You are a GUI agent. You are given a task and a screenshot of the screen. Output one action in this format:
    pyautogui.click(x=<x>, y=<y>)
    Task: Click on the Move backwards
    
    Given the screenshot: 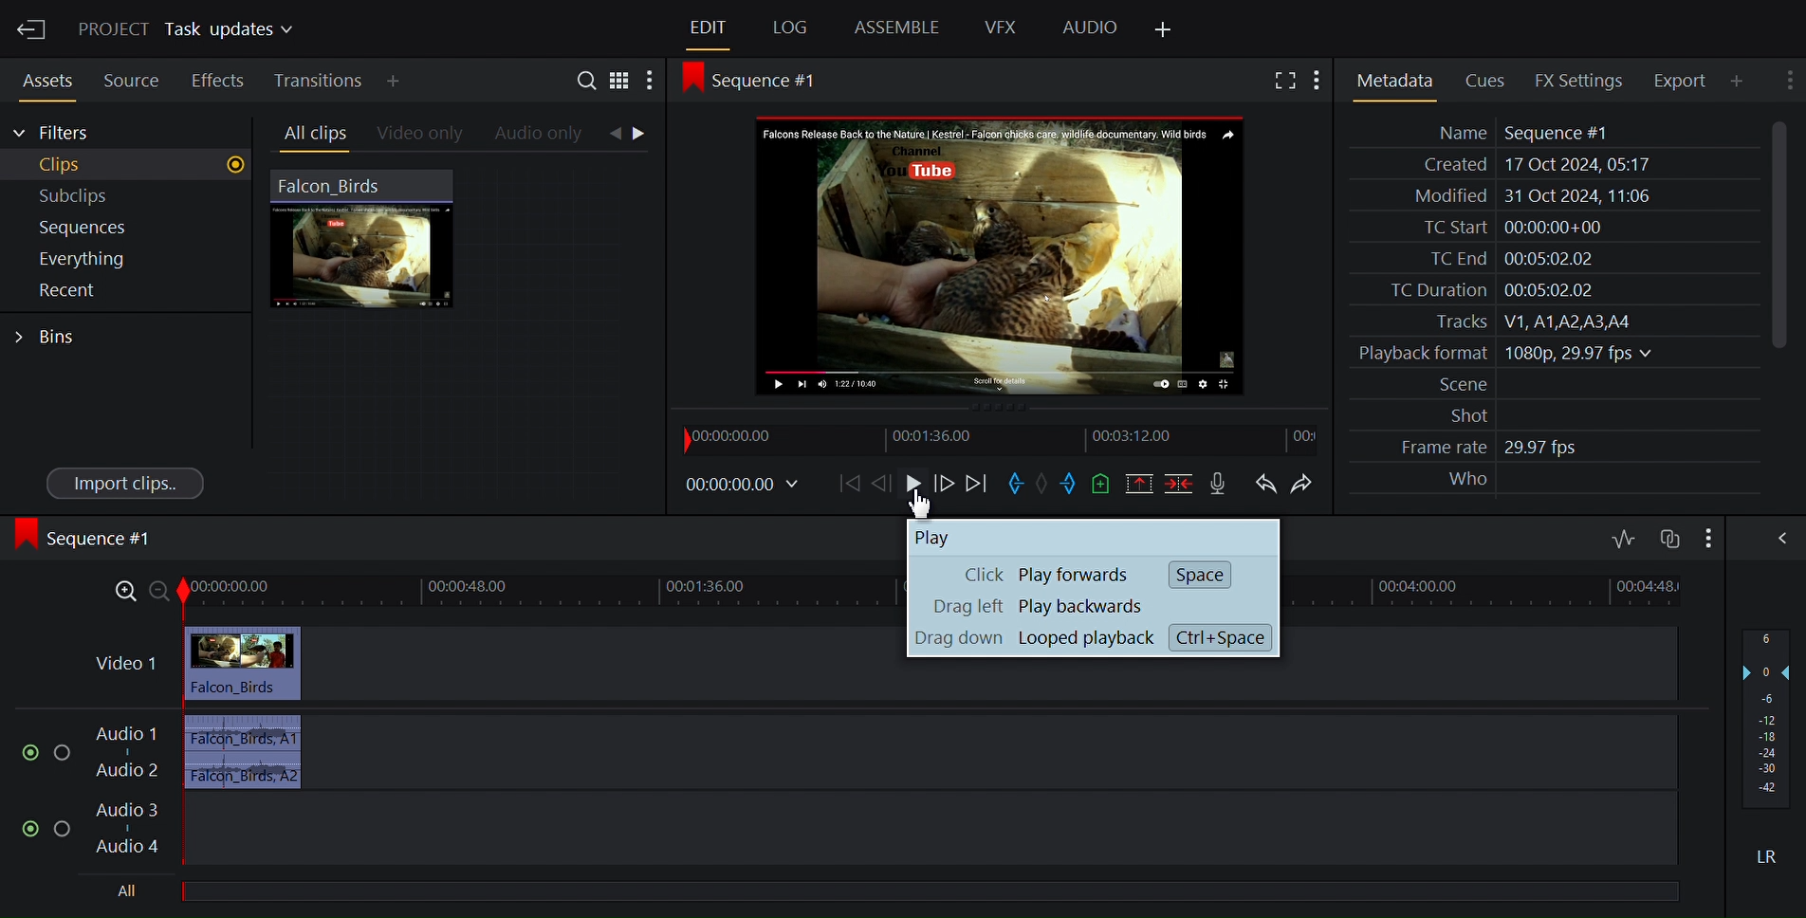 What is the action you would take?
    pyautogui.click(x=977, y=484)
    